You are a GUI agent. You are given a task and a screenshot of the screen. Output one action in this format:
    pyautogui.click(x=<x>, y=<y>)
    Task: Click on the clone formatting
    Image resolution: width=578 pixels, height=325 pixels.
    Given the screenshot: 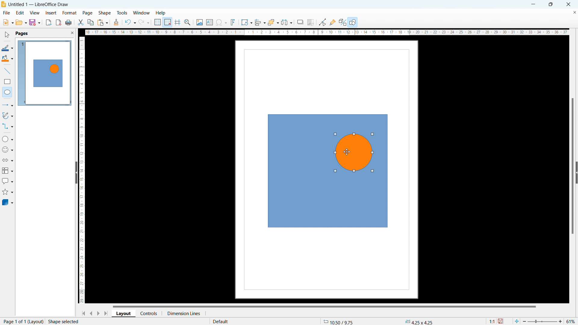 What is the action you would take?
    pyautogui.click(x=116, y=23)
    